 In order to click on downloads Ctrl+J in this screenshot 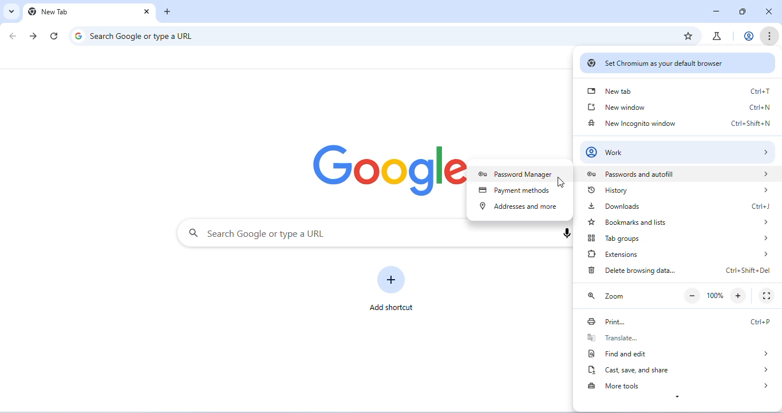, I will do `click(678, 207)`.